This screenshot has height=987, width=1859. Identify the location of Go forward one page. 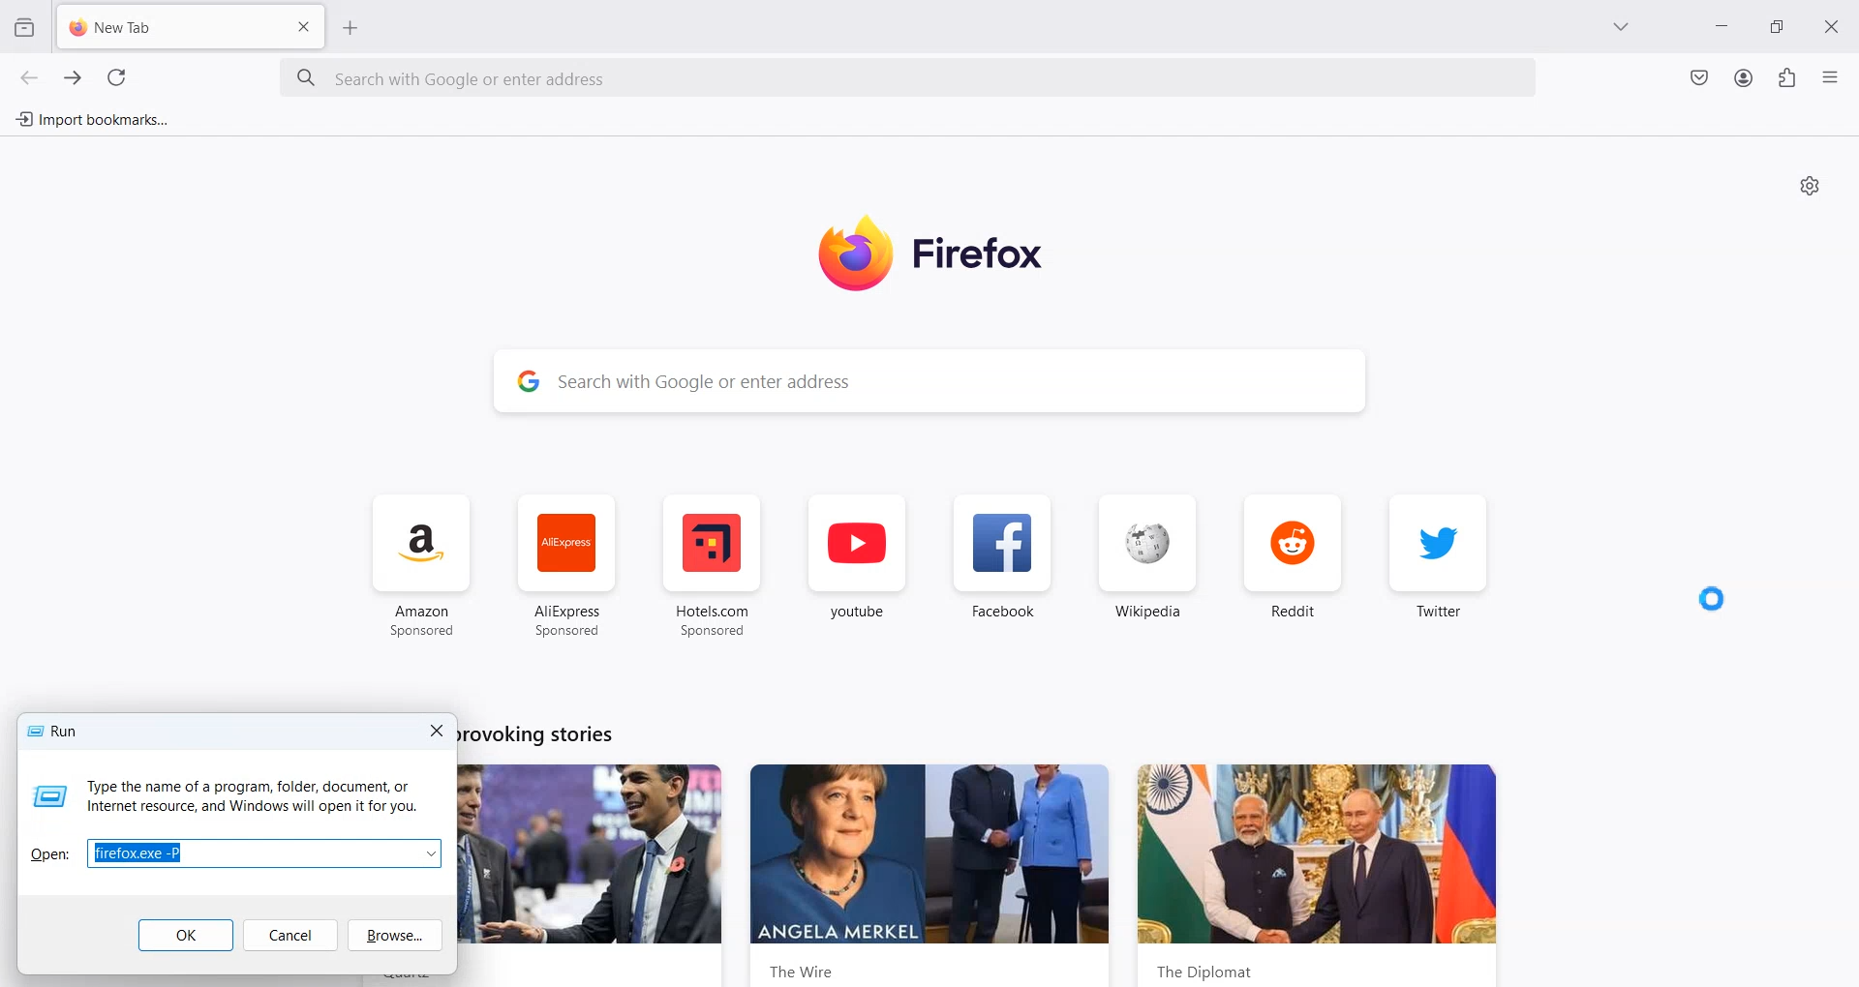
(71, 77).